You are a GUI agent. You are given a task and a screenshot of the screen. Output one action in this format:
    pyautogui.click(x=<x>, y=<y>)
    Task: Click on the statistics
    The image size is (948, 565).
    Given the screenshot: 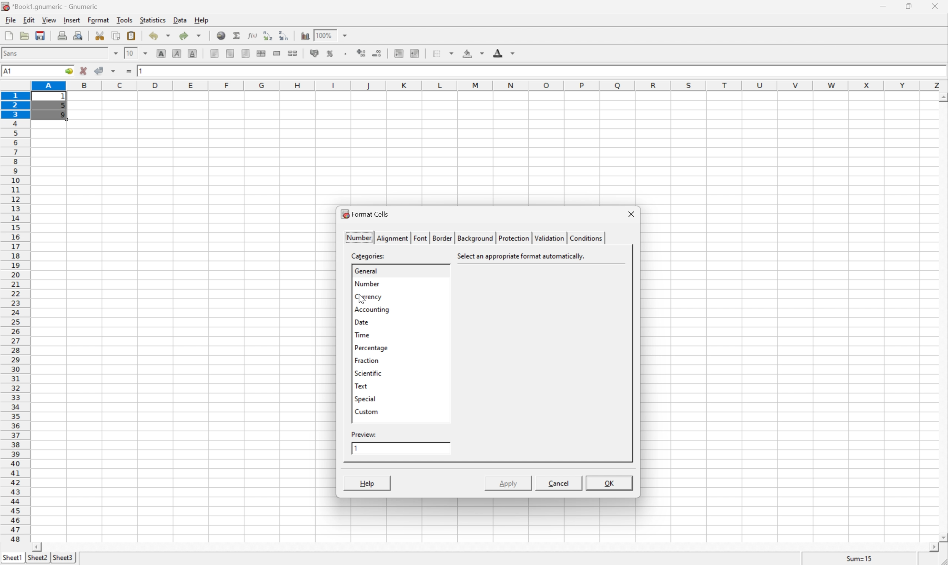 What is the action you would take?
    pyautogui.click(x=152, y=19)
    